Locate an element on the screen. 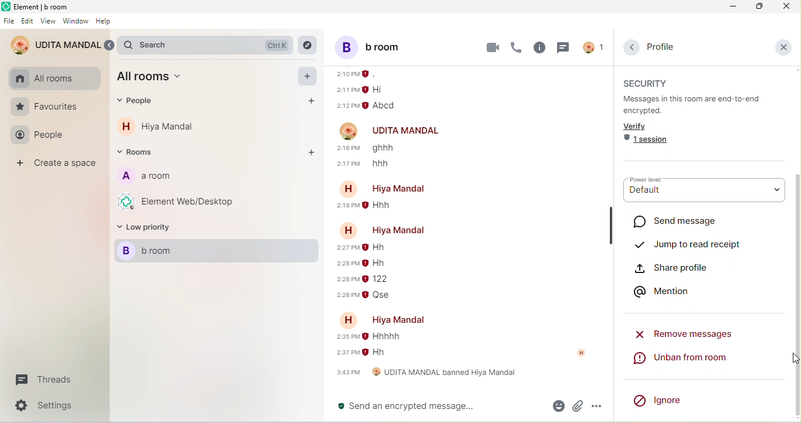  udita mandal banned hiya mandal is located at coordinates (425, 374).